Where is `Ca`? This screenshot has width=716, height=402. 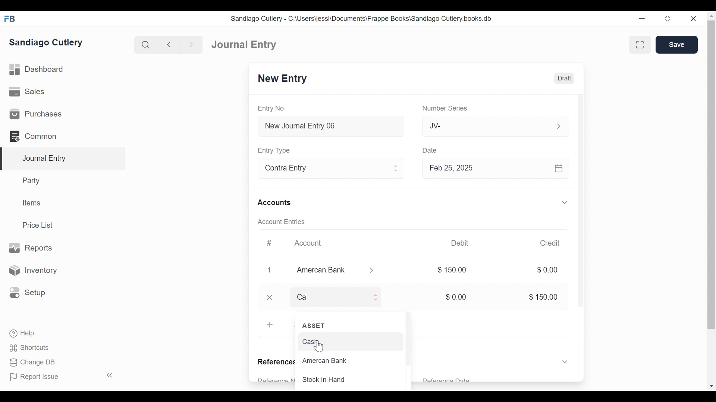
Ca is located at coordinates (329, 299).